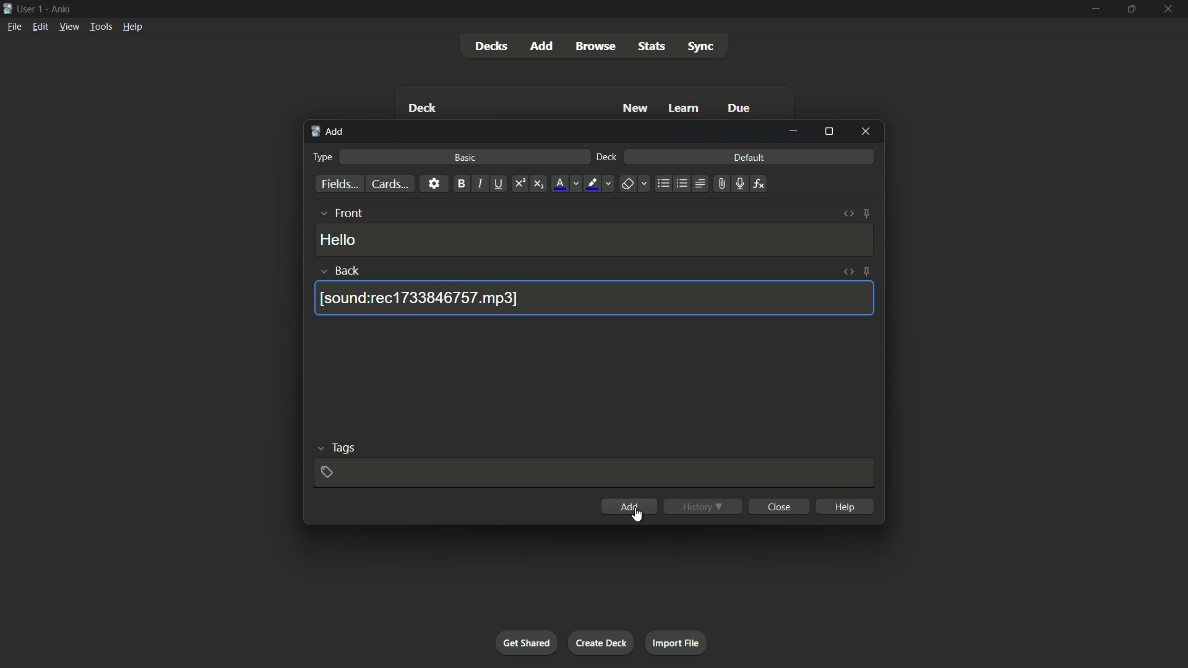 The image size is (1188, 668). Describe the element at coordinates (63, 9) in the screenshot. I see `app name` at that location.